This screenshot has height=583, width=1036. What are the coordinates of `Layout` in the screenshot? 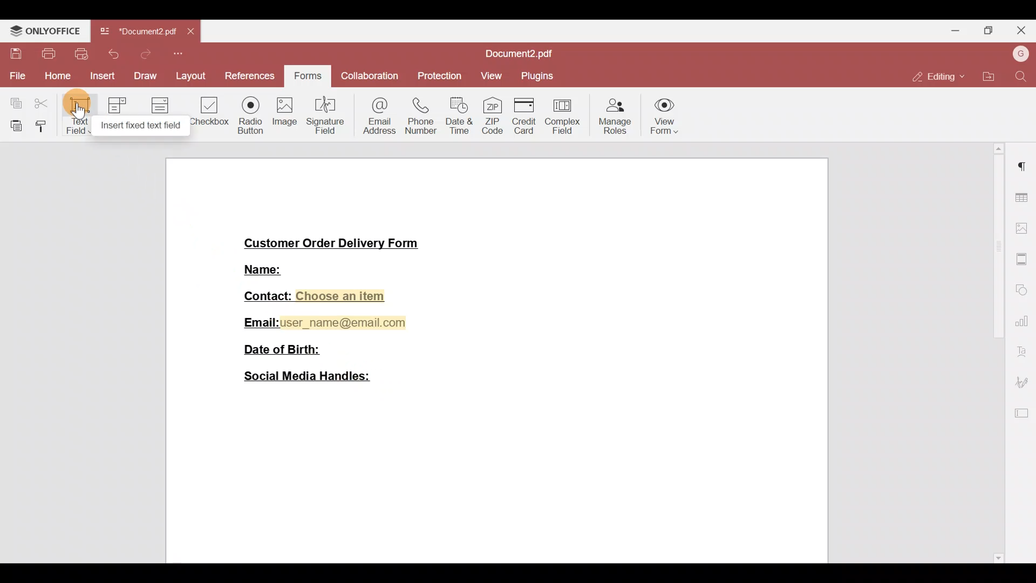 It's located at (189, 74).